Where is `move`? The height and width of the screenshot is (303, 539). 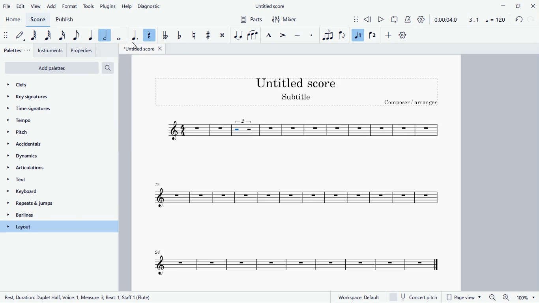 move is located at coordinates (5, 35).